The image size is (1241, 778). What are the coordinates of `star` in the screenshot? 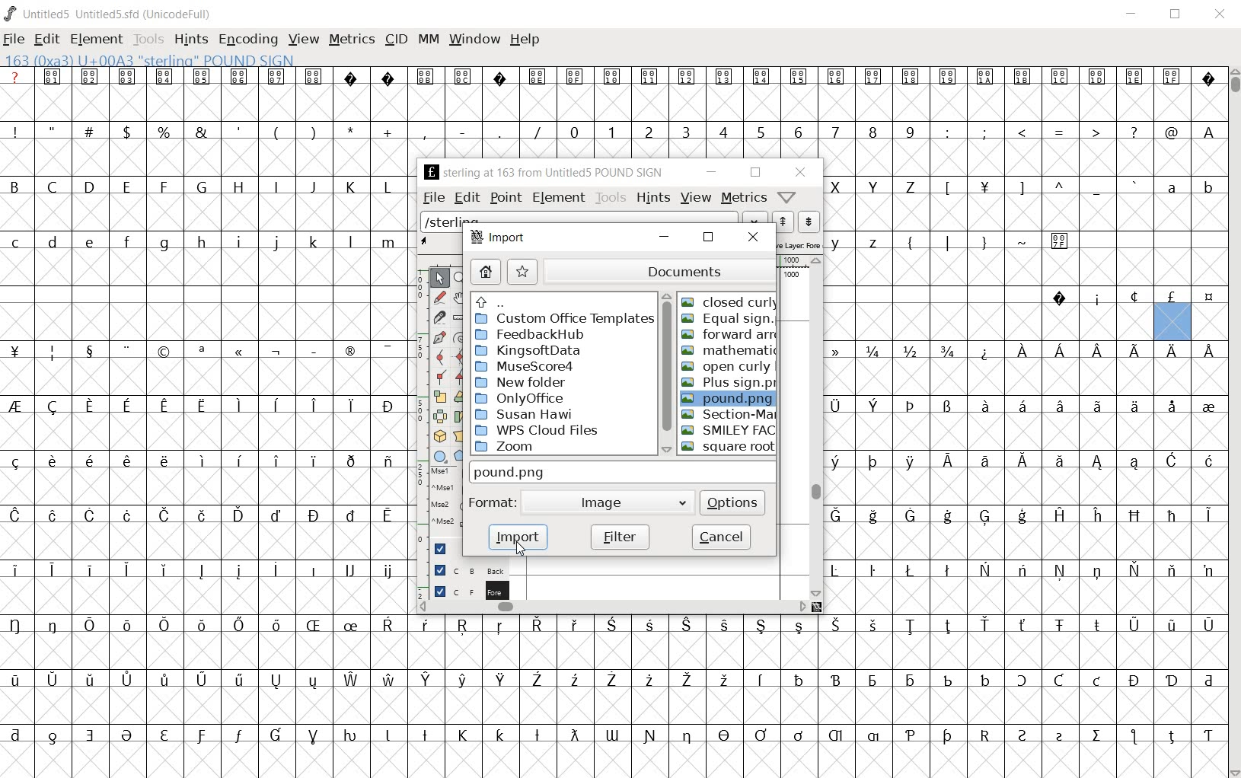 It's located at (524, 271).